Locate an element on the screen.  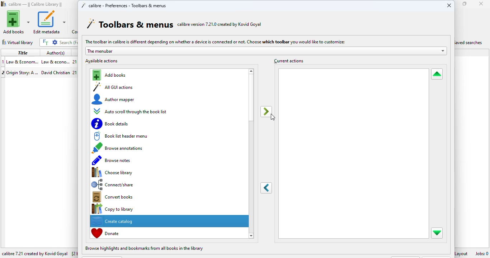
move selected action down is located at coordinates (437, 233).